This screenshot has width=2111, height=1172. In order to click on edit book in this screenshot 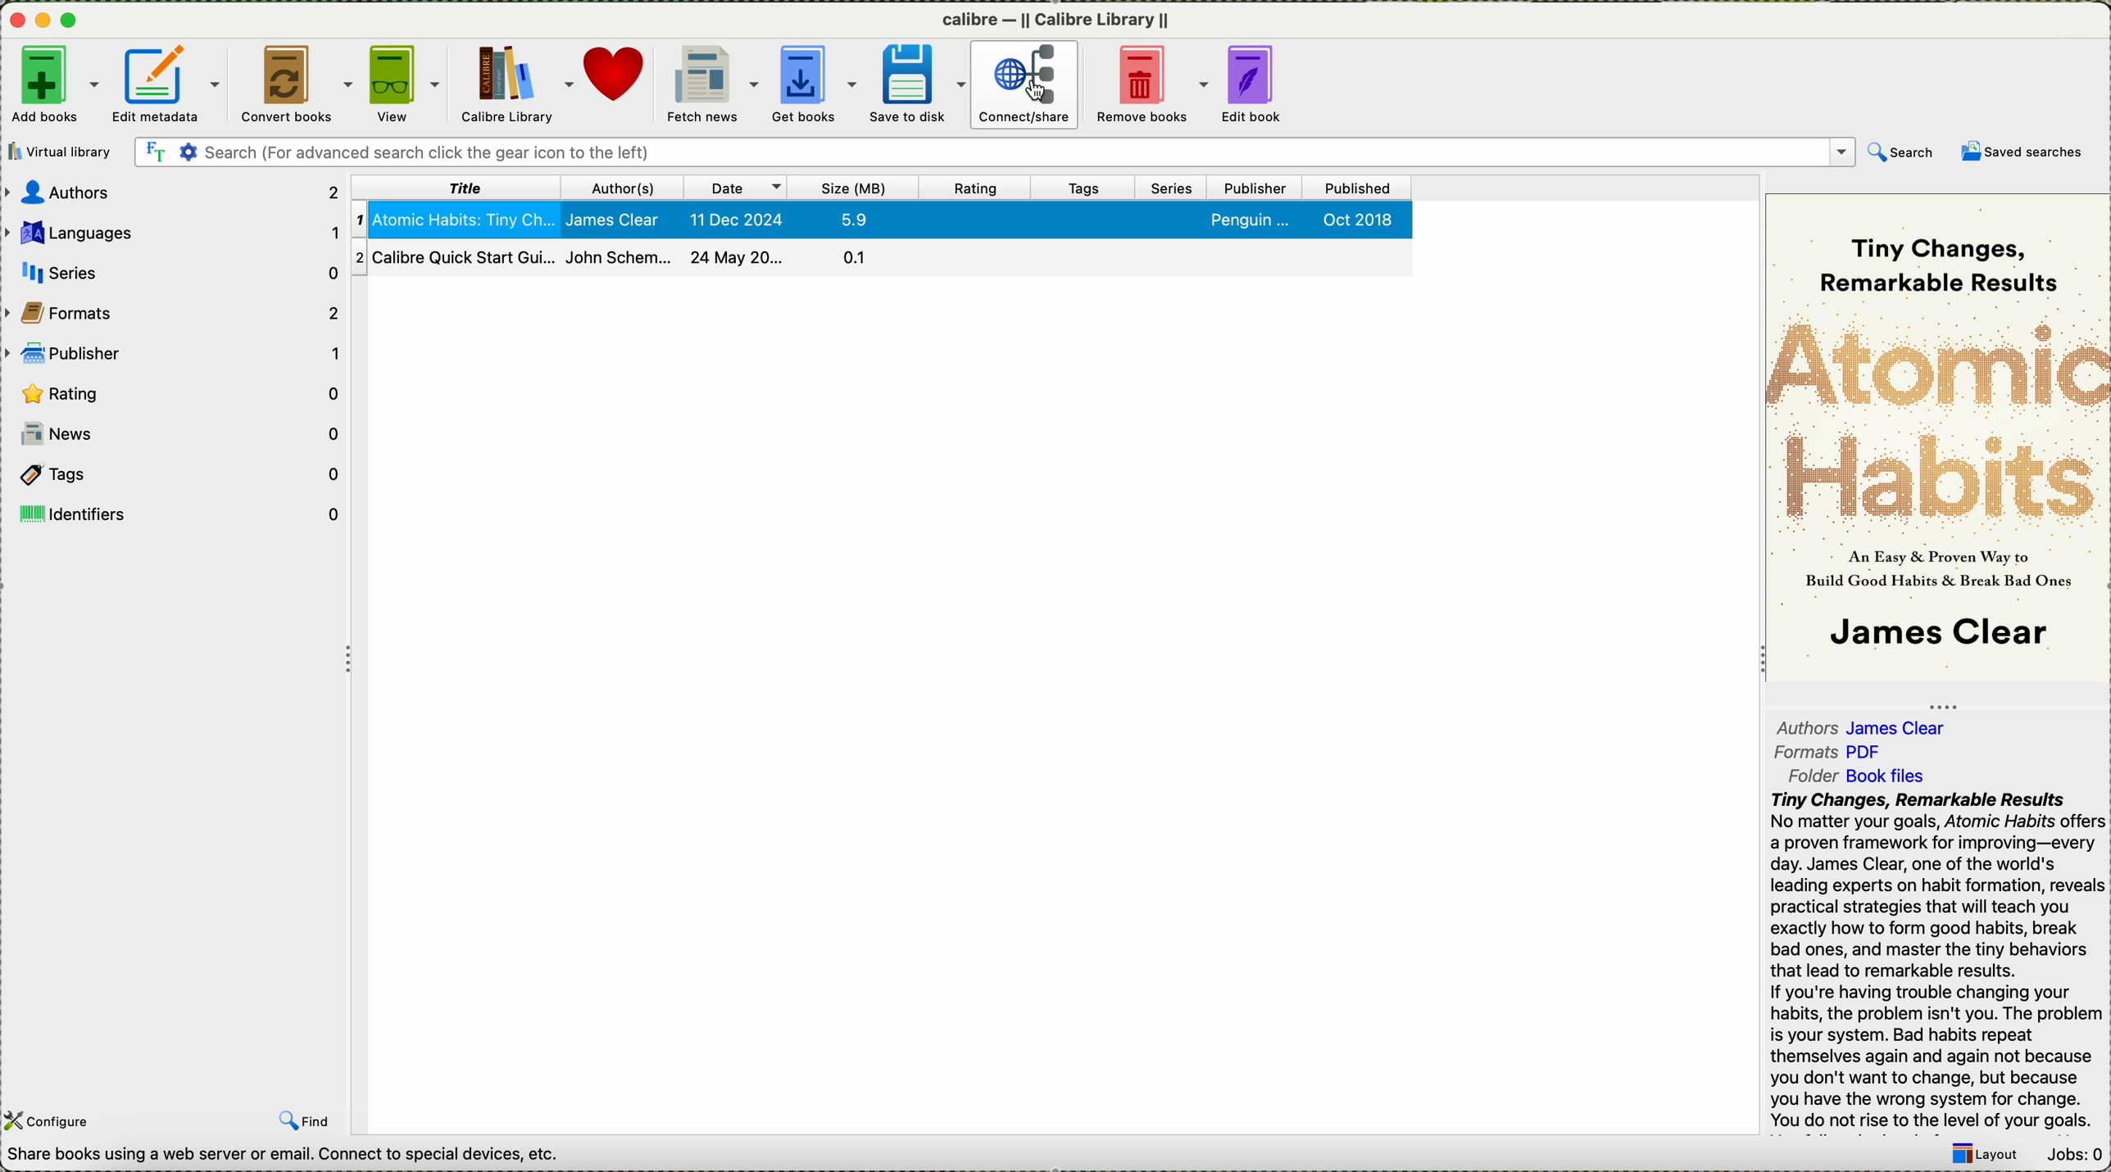, I will do `click(1263, 83)`.